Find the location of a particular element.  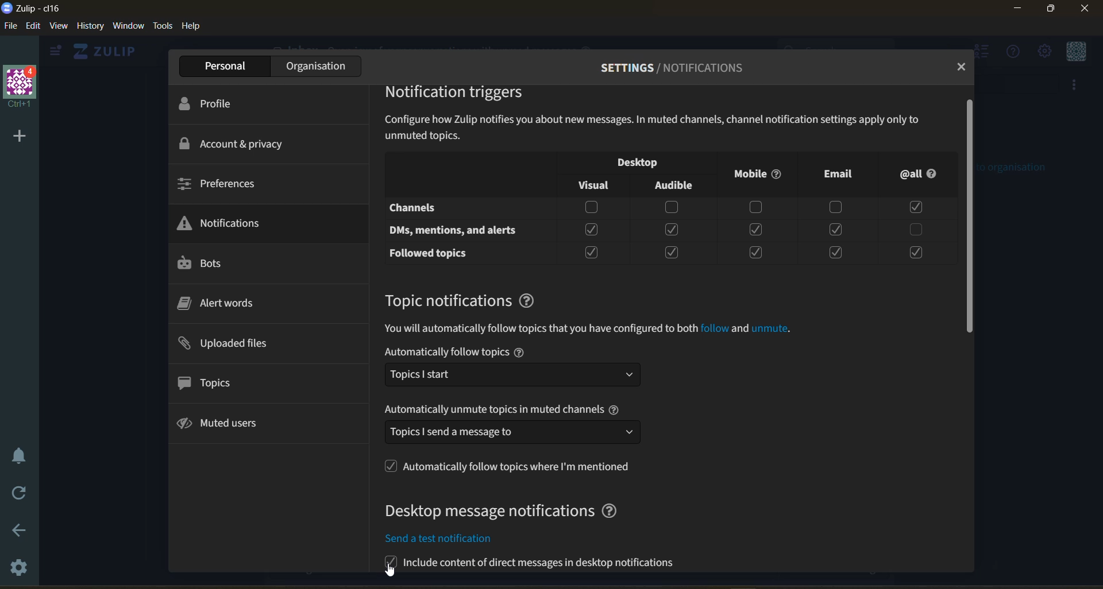

history is located at coordinates (90, 26).